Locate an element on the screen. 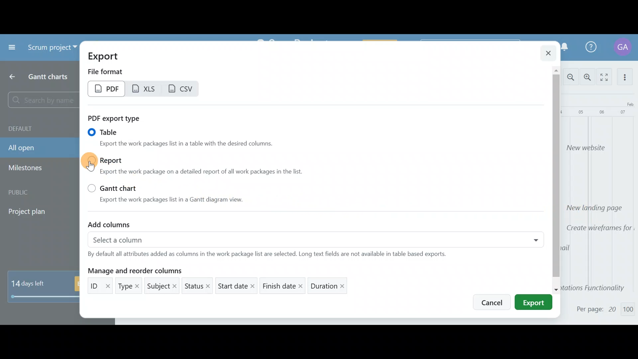 The width and height of the screenshot is (638, 359). File format is located at coordinates (110, 72).